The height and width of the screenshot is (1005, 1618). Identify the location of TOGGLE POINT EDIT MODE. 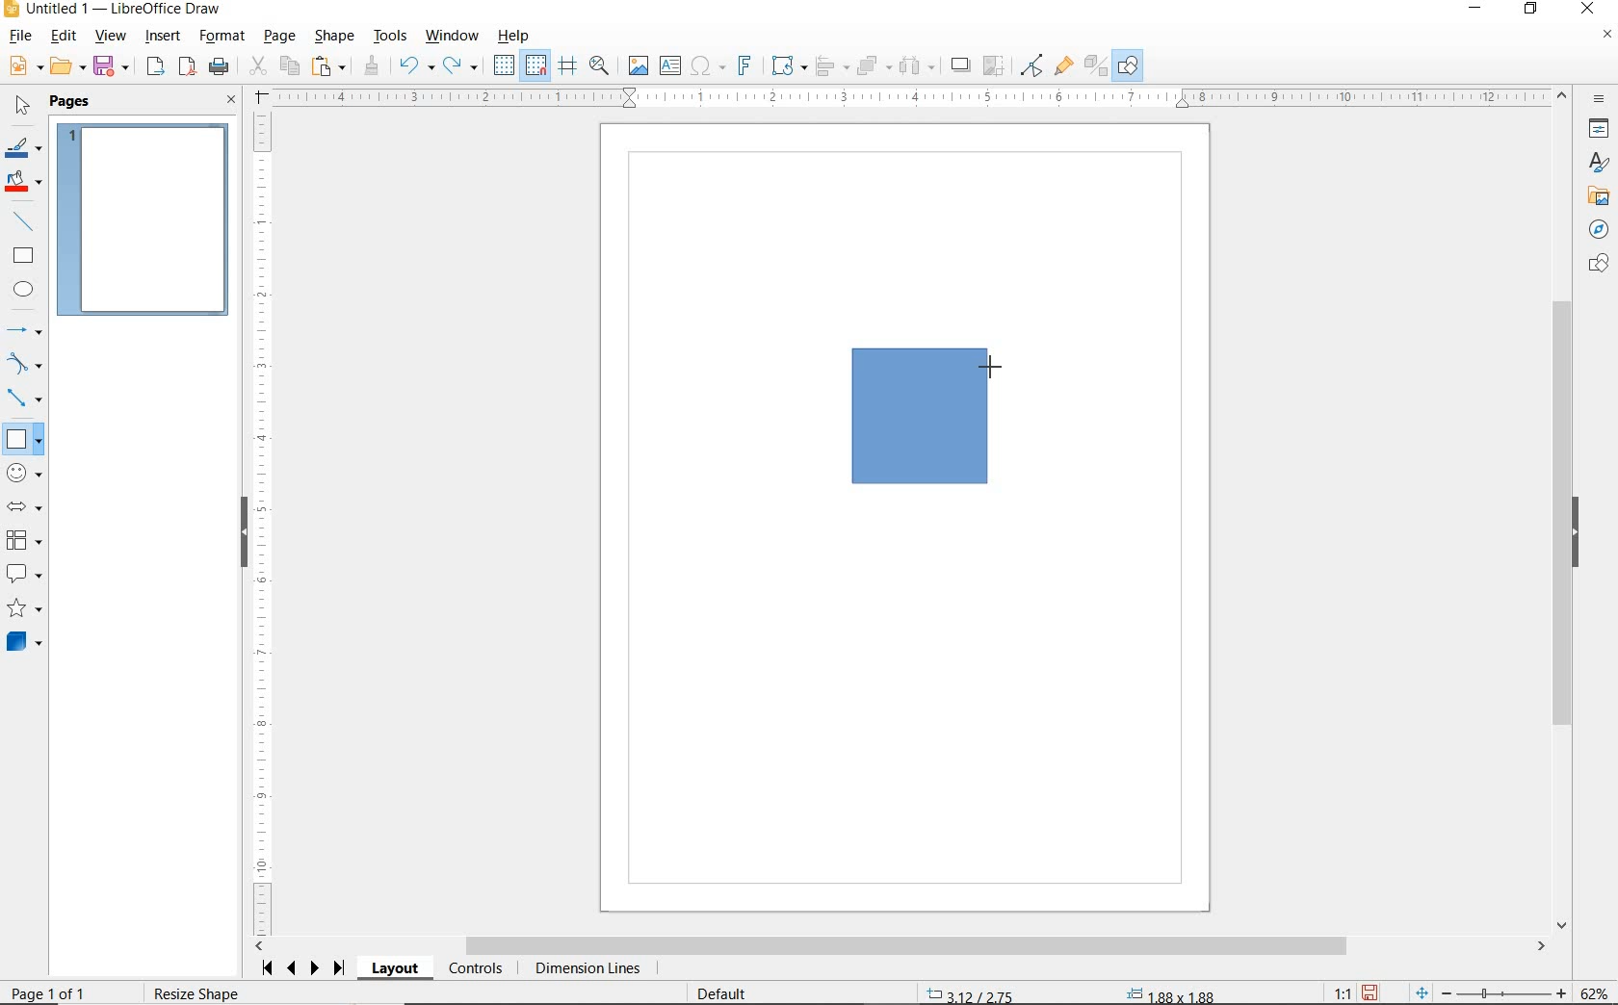
(1033, 67).